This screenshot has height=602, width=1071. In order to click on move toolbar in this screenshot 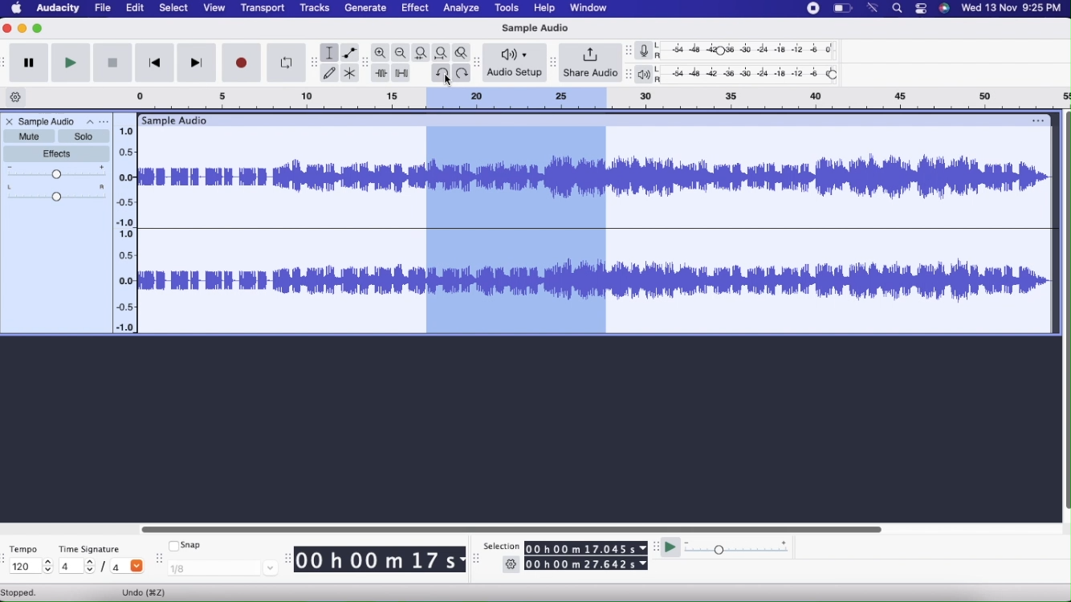, I will do `click(629, 51)`.